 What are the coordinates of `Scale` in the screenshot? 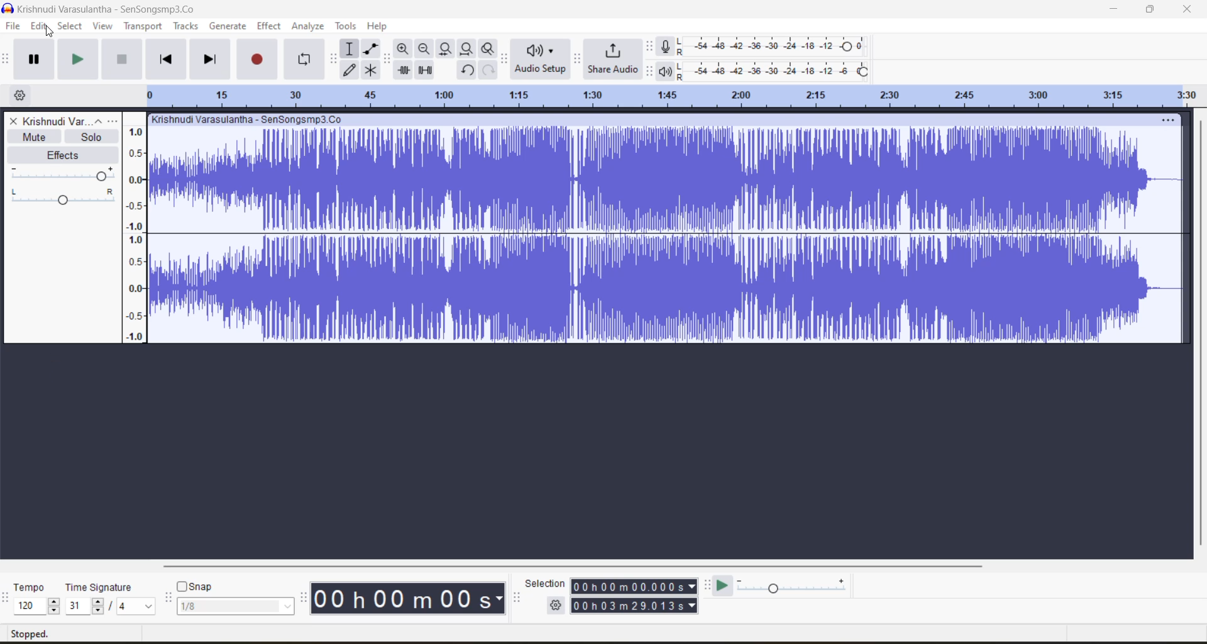 It's located at (672, 95).